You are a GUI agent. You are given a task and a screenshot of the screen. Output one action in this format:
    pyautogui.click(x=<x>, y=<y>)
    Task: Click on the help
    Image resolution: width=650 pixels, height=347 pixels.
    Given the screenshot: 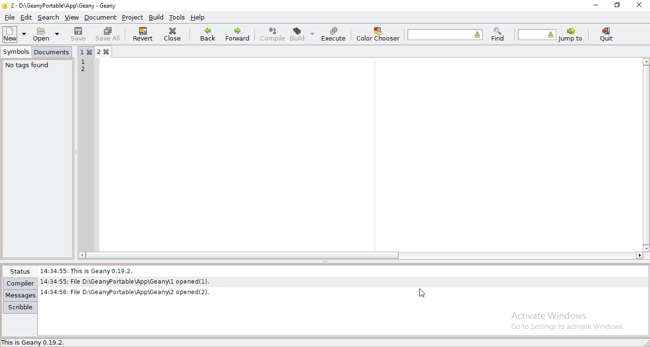 What is the action you would take?
    pyautogui.click(x=198, y=17)
    